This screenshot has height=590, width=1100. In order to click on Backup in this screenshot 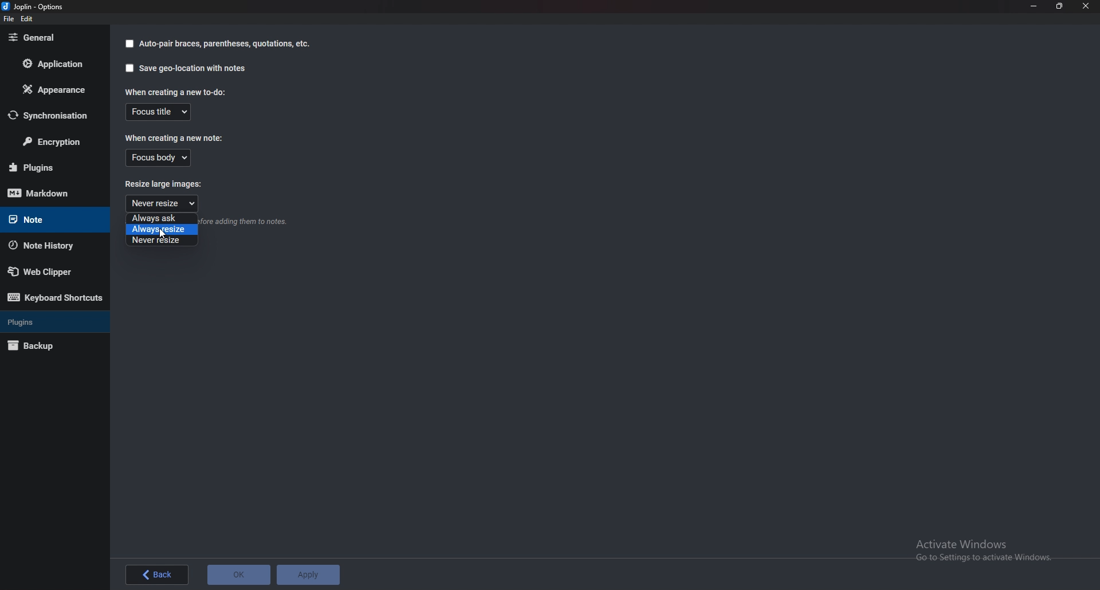, I will do `click(48, 346)`.